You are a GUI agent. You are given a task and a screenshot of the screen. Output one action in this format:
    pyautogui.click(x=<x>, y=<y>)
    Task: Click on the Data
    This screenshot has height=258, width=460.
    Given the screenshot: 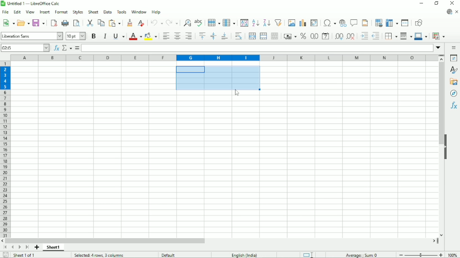 What is the action you would take?
    pyautogui.click(x=108, y=11)
    